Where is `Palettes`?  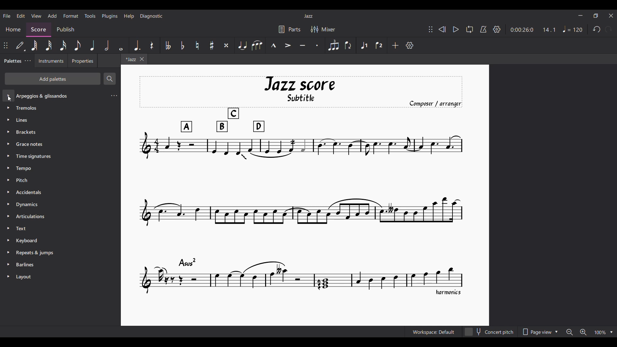 Palettes is located at coordinates (12, 61).